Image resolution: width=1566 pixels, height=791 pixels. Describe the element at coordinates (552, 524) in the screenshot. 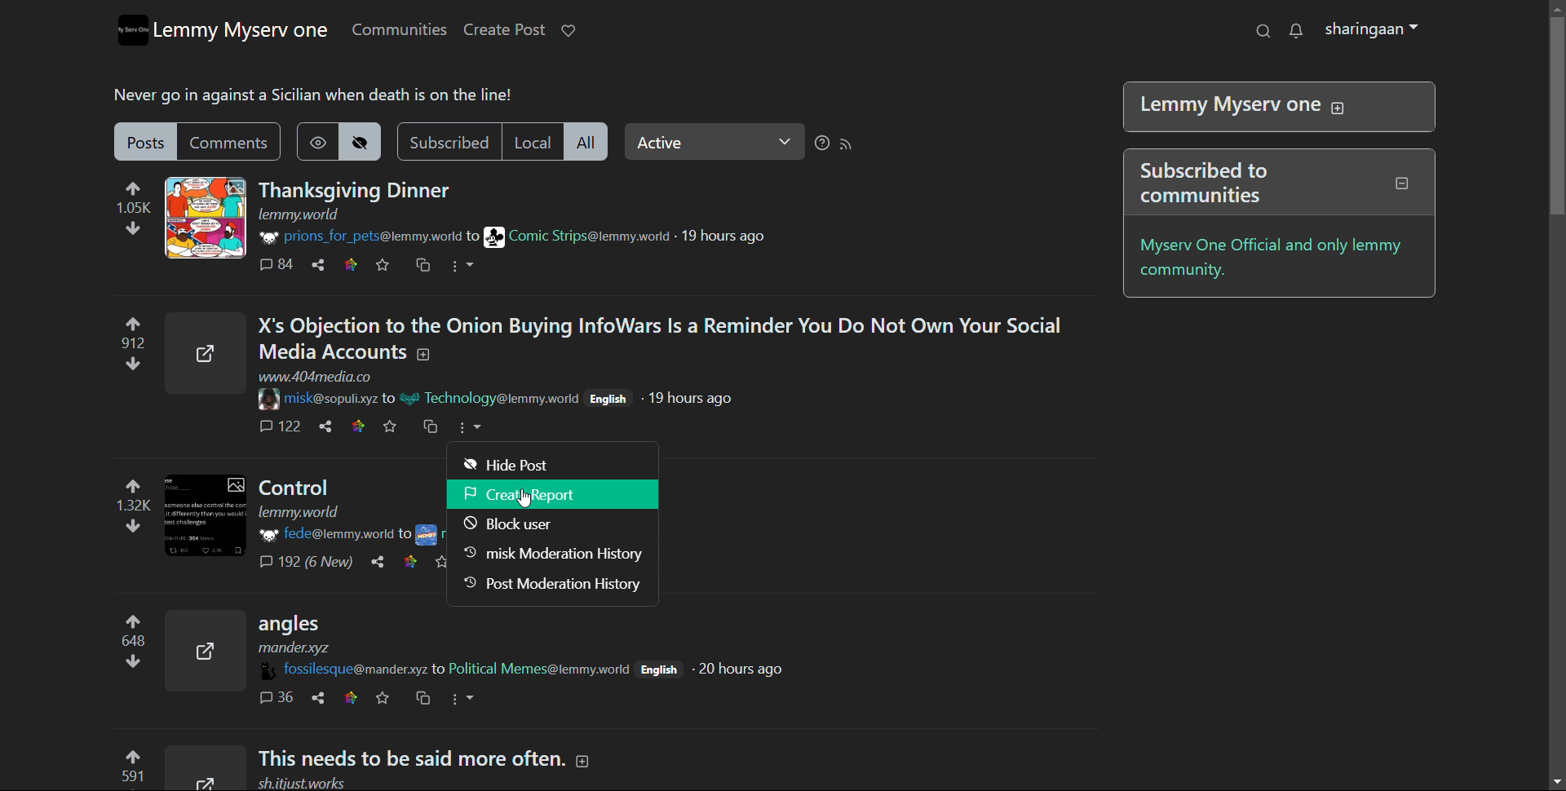

I see `block user` at that location.